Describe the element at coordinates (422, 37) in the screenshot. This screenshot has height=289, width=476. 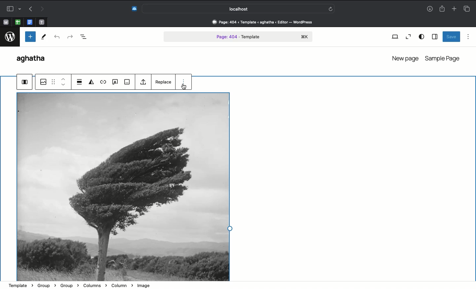
I see `View options` at that location.